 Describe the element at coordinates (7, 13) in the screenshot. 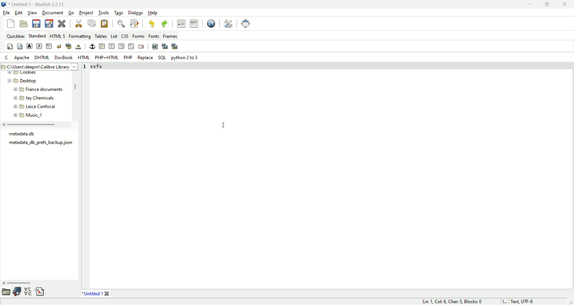

I see `file` at that location.